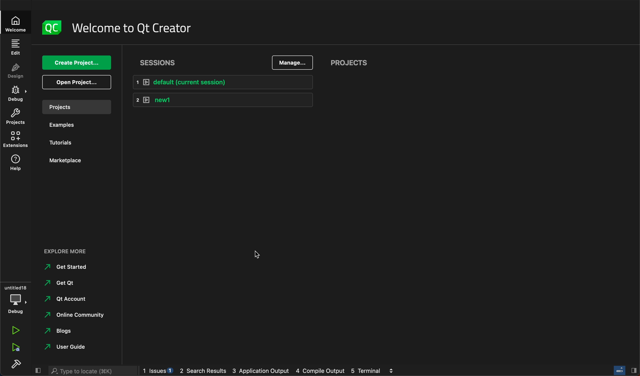  I want to click on create, so click(76, 61).